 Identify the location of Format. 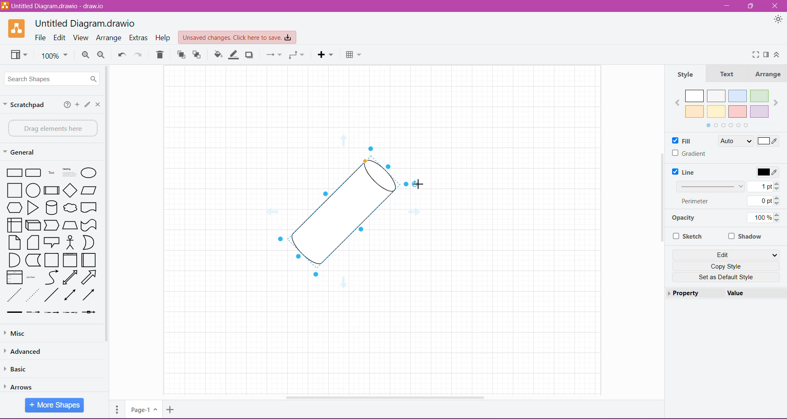
(766, 55).